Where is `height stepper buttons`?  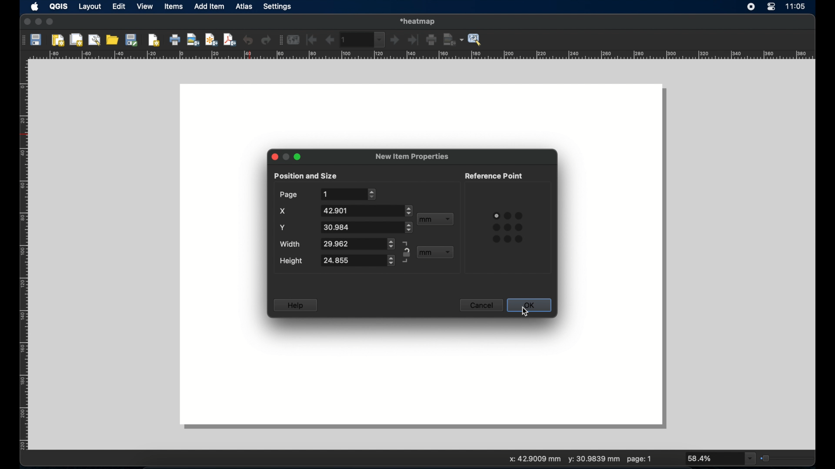 height stepper buttons is located at coordinates (357, 261).